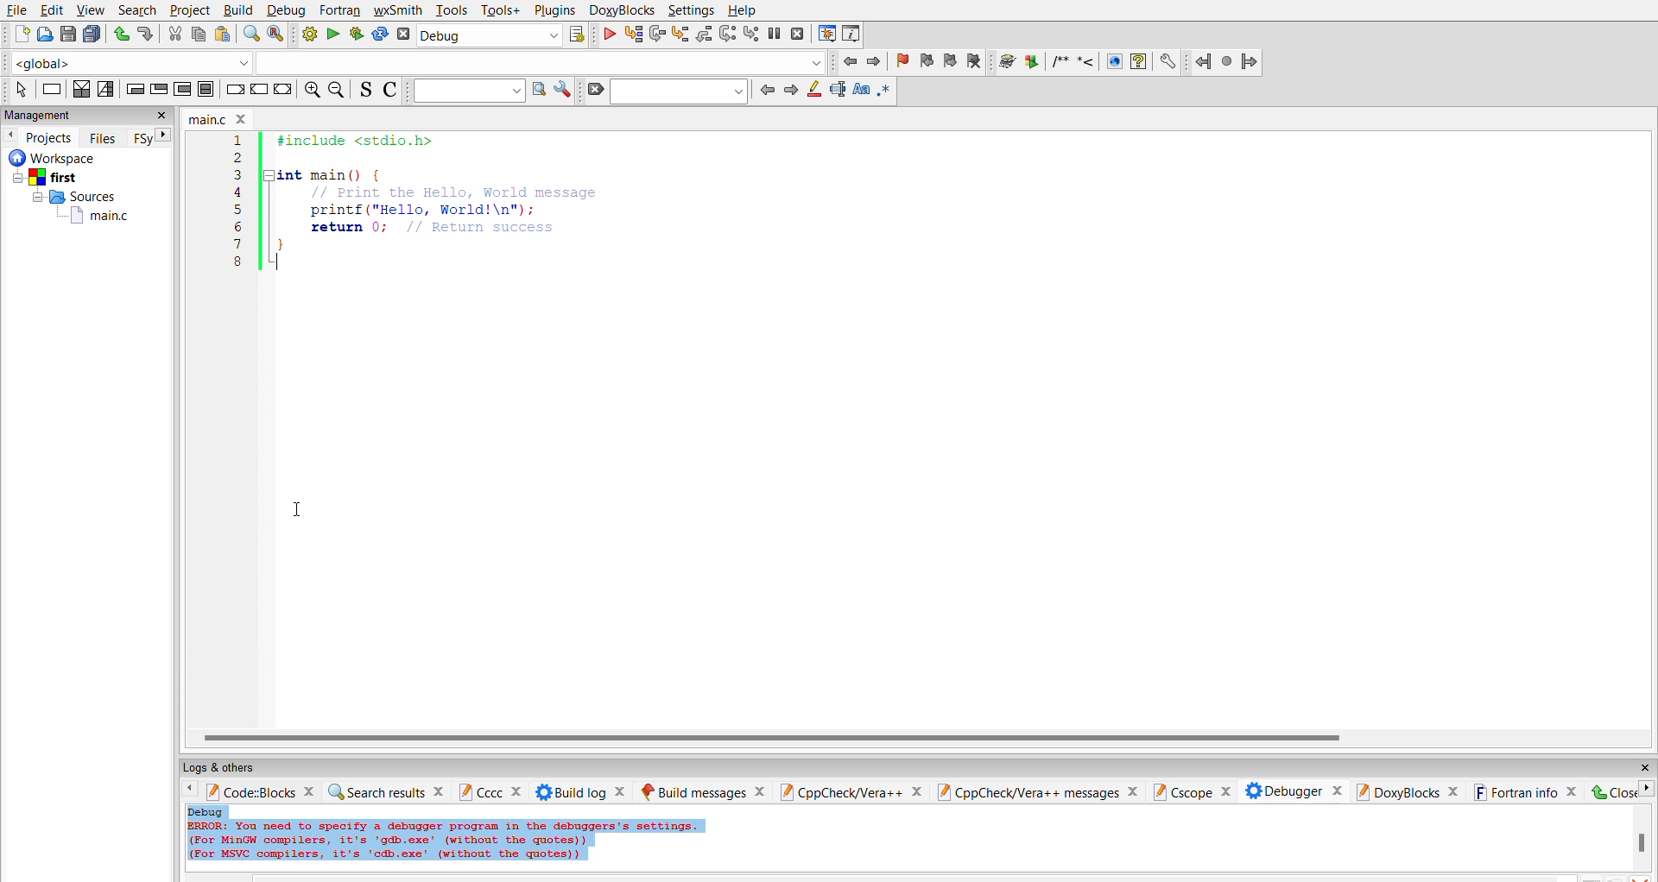  I want to click on Extract, so click(1031, 62).